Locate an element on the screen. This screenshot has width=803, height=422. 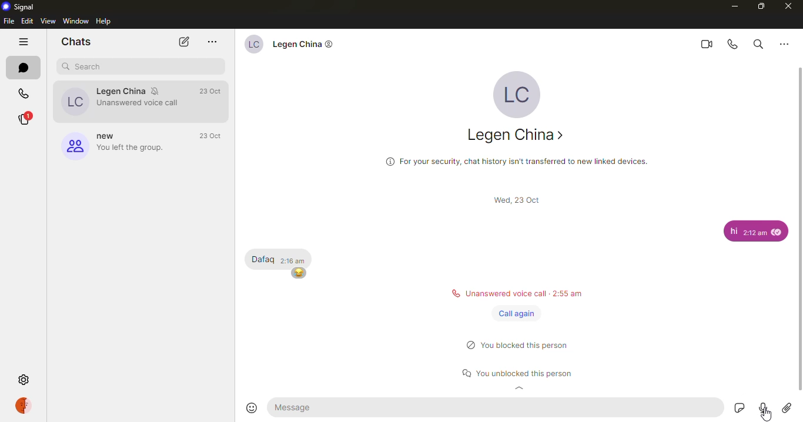
emoji is located at coordinates (247, 406).